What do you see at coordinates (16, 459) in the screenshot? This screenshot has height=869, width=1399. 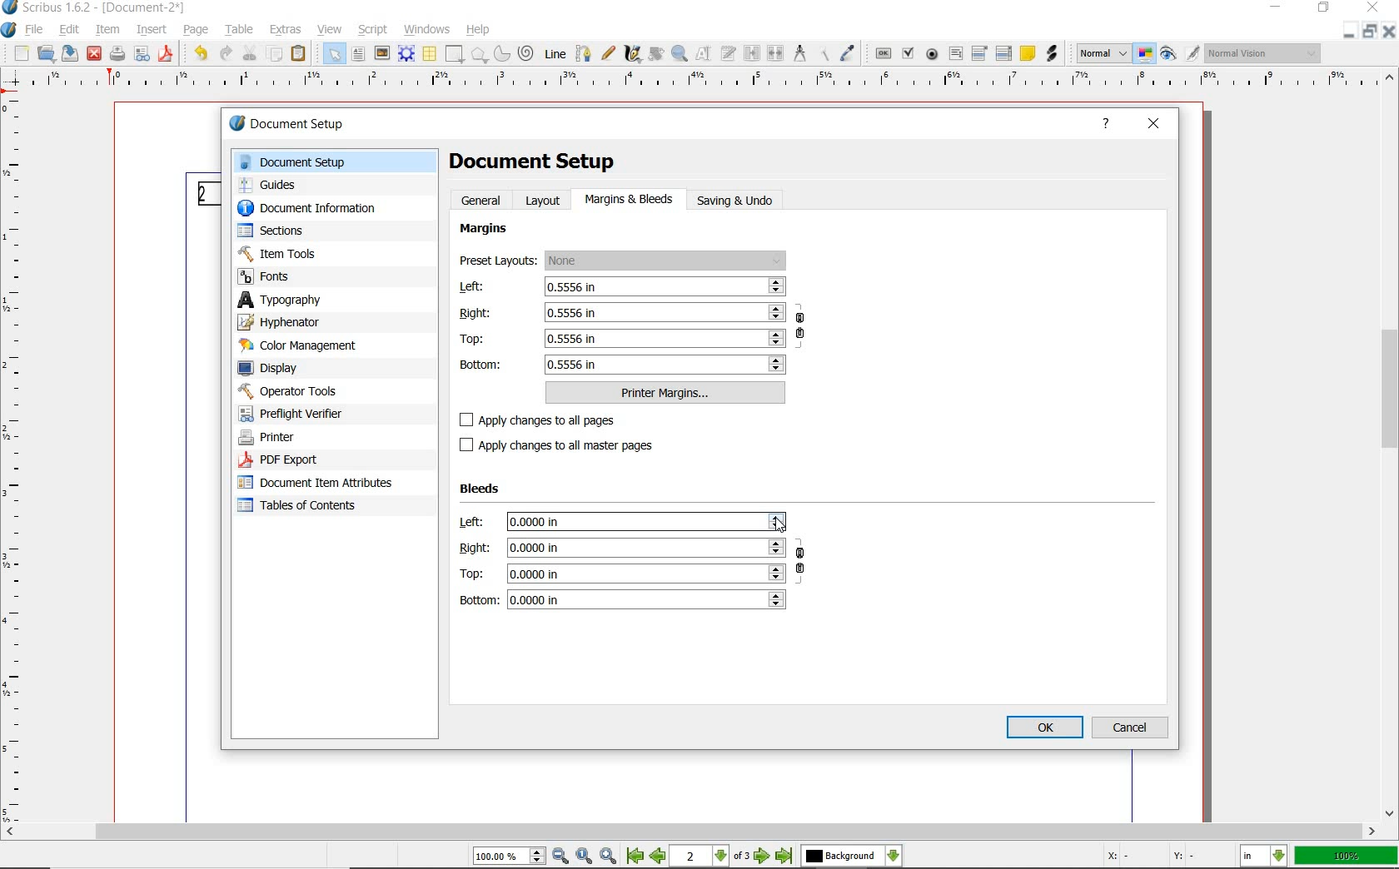 I see `Vertical Margin` at bounding box center [16, 459].